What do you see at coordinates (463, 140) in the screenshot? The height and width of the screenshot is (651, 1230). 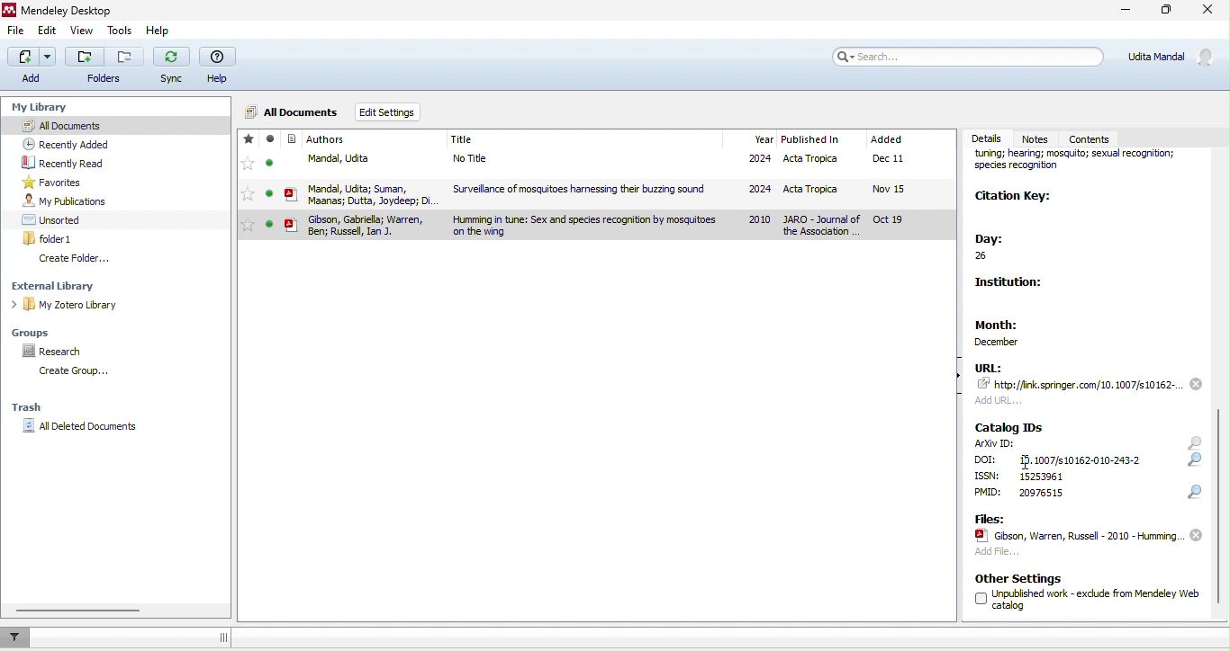 I see `journal title` at bounding box center [463, 140].